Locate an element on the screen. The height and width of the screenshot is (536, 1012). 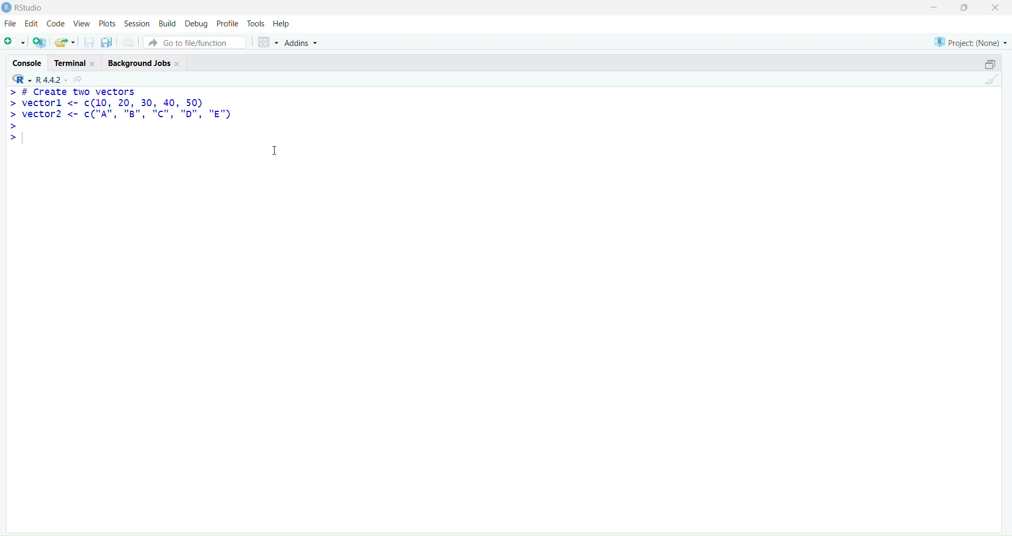
Console is located at coordinates (26, 62).